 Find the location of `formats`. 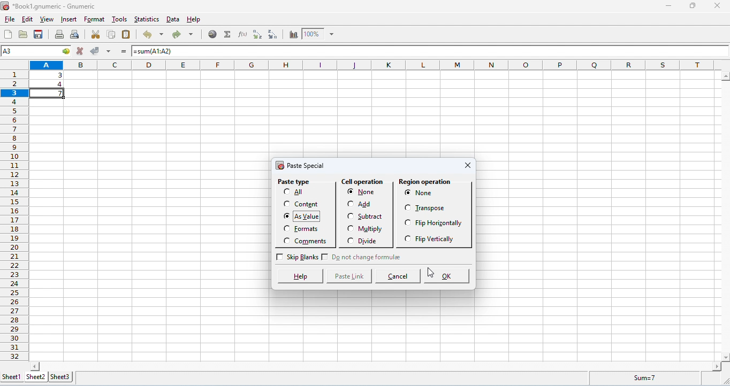

formats is located at coordinates (310, 230).